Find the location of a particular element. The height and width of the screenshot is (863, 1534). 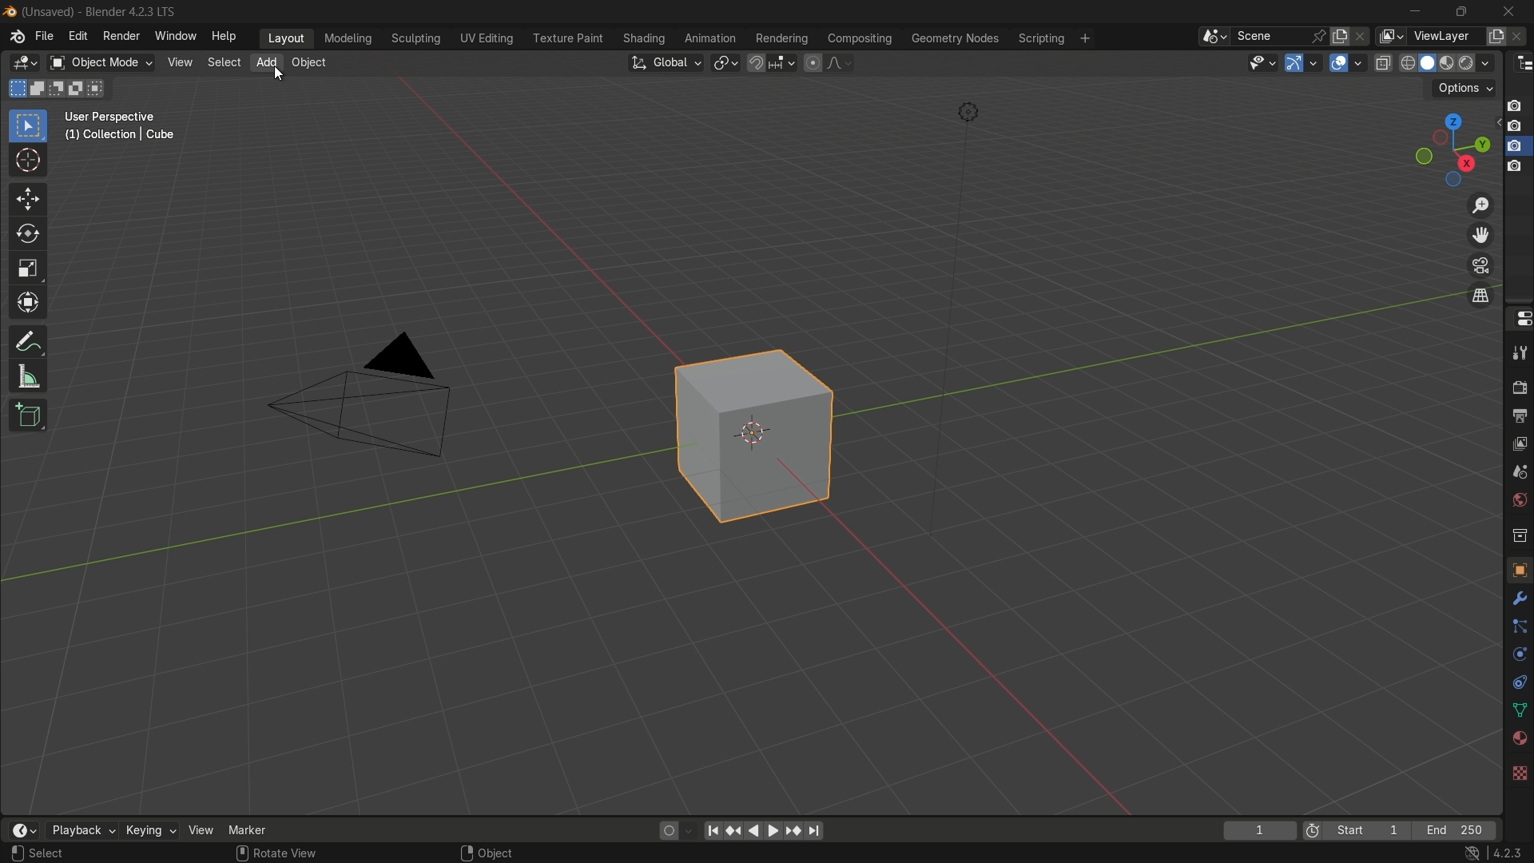

auto keyframe is located at coordinates (688, 831).